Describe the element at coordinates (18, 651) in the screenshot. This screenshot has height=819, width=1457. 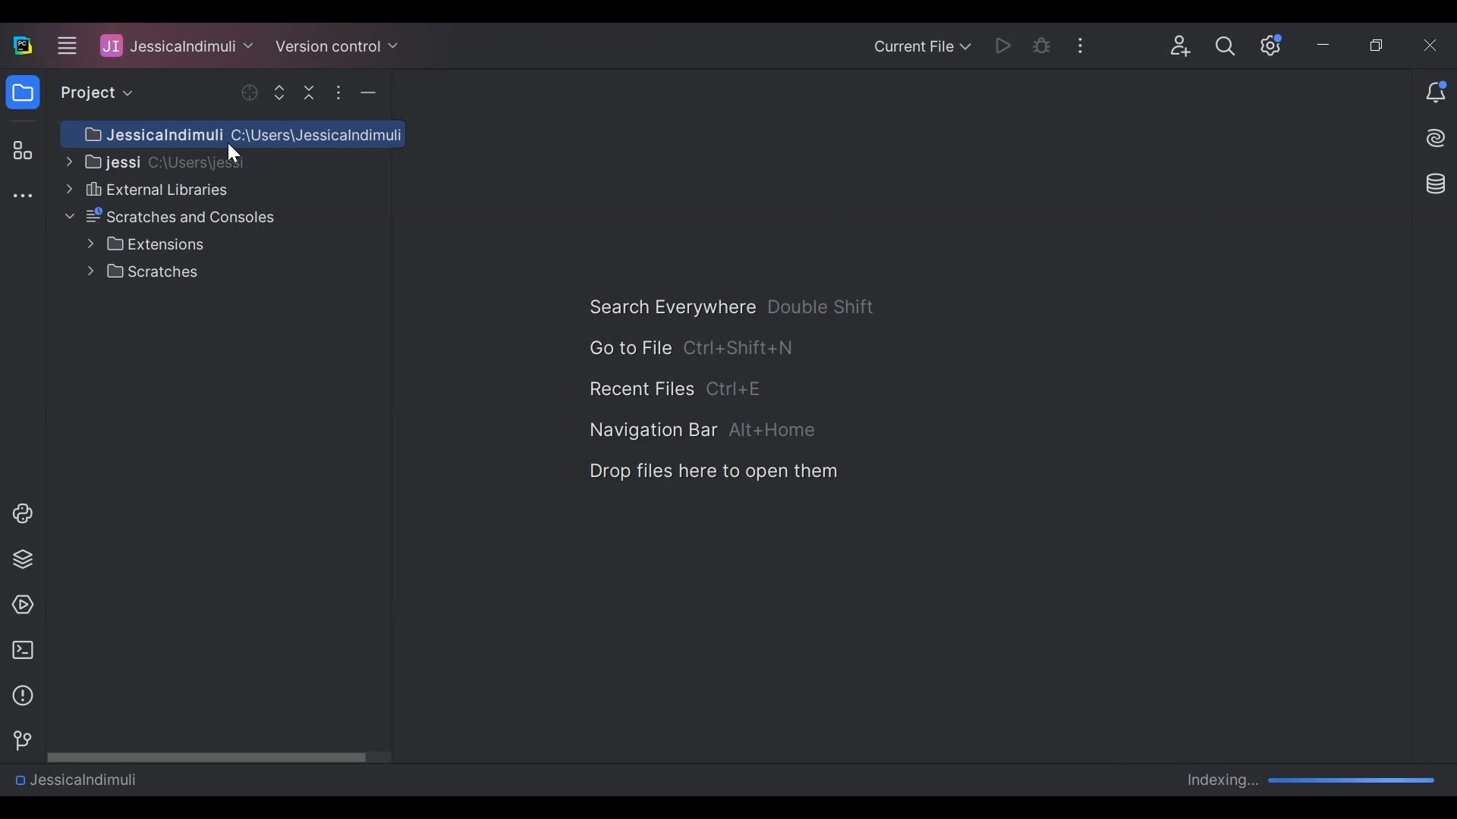
I see `terminal` at that location.